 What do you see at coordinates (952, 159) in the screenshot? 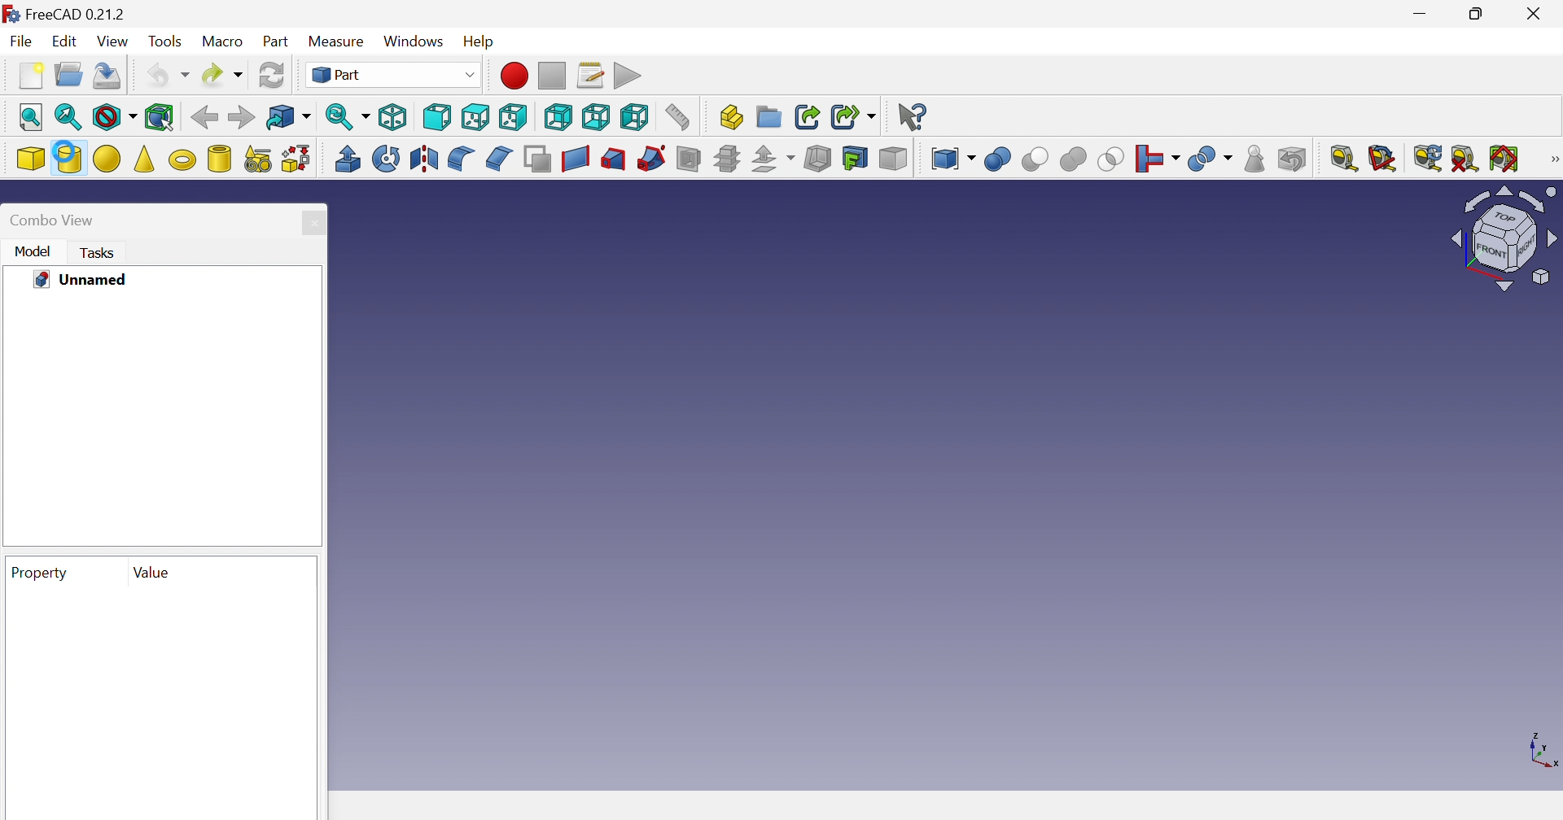
I see `Compound tools` at bounding box center [952, 159].